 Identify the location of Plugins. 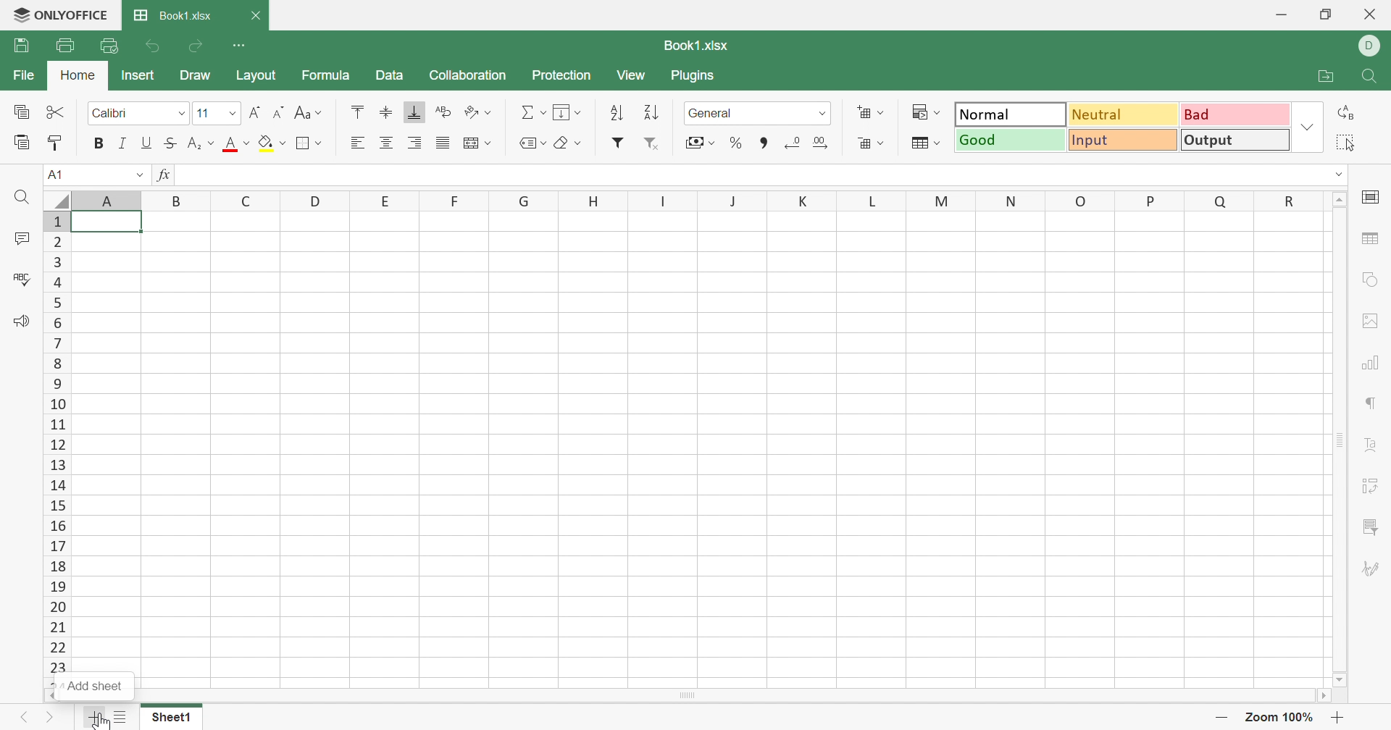
(696, 75).